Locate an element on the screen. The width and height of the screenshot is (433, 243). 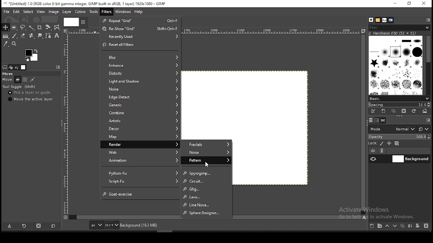
sphere designer is located at coordinates (206, 213).